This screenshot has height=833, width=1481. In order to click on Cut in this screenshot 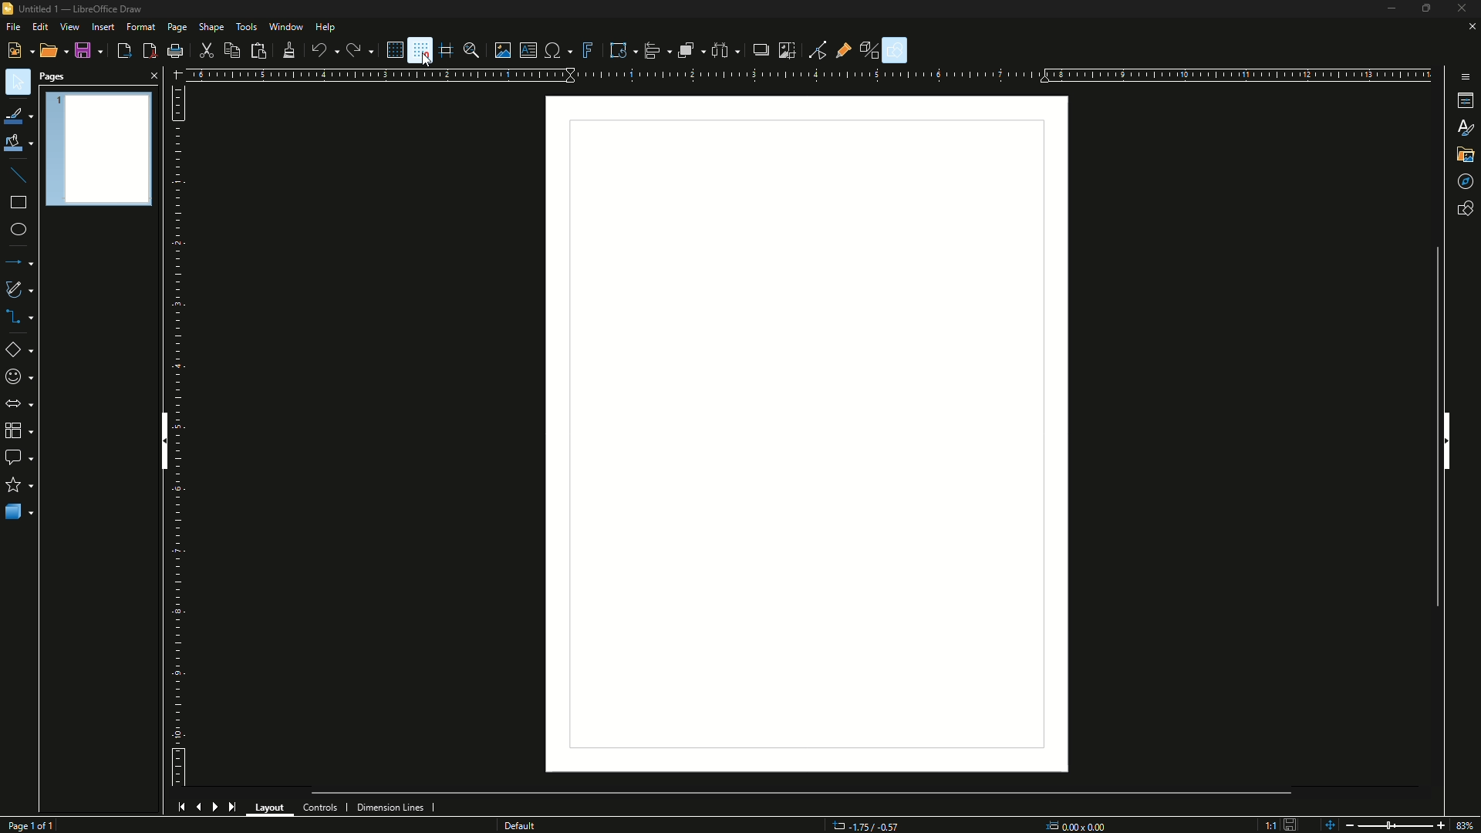, I will do `click(211, 49)`.